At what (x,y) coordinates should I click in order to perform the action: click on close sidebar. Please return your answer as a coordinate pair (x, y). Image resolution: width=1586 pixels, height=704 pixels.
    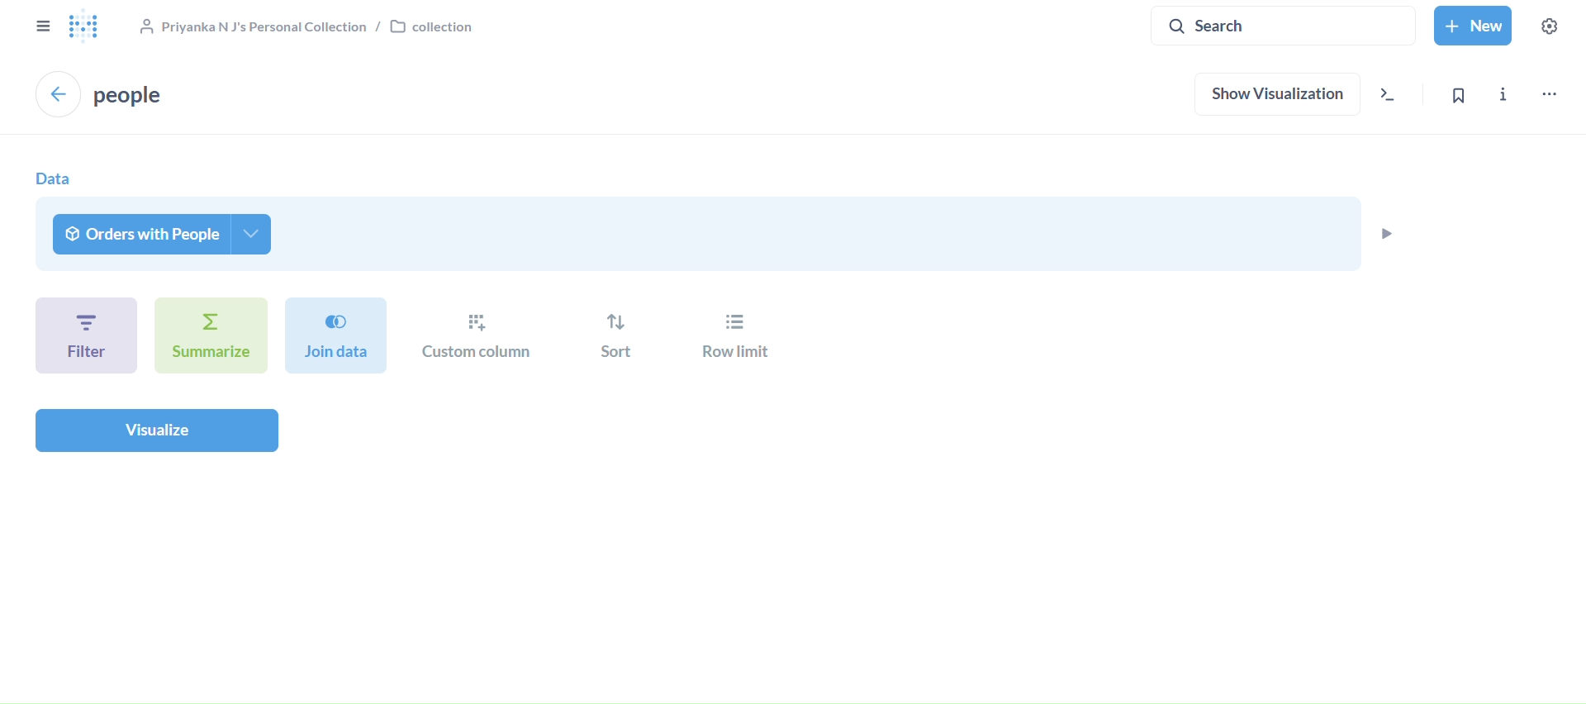
    Looking at the image, I should click on (40, 26).